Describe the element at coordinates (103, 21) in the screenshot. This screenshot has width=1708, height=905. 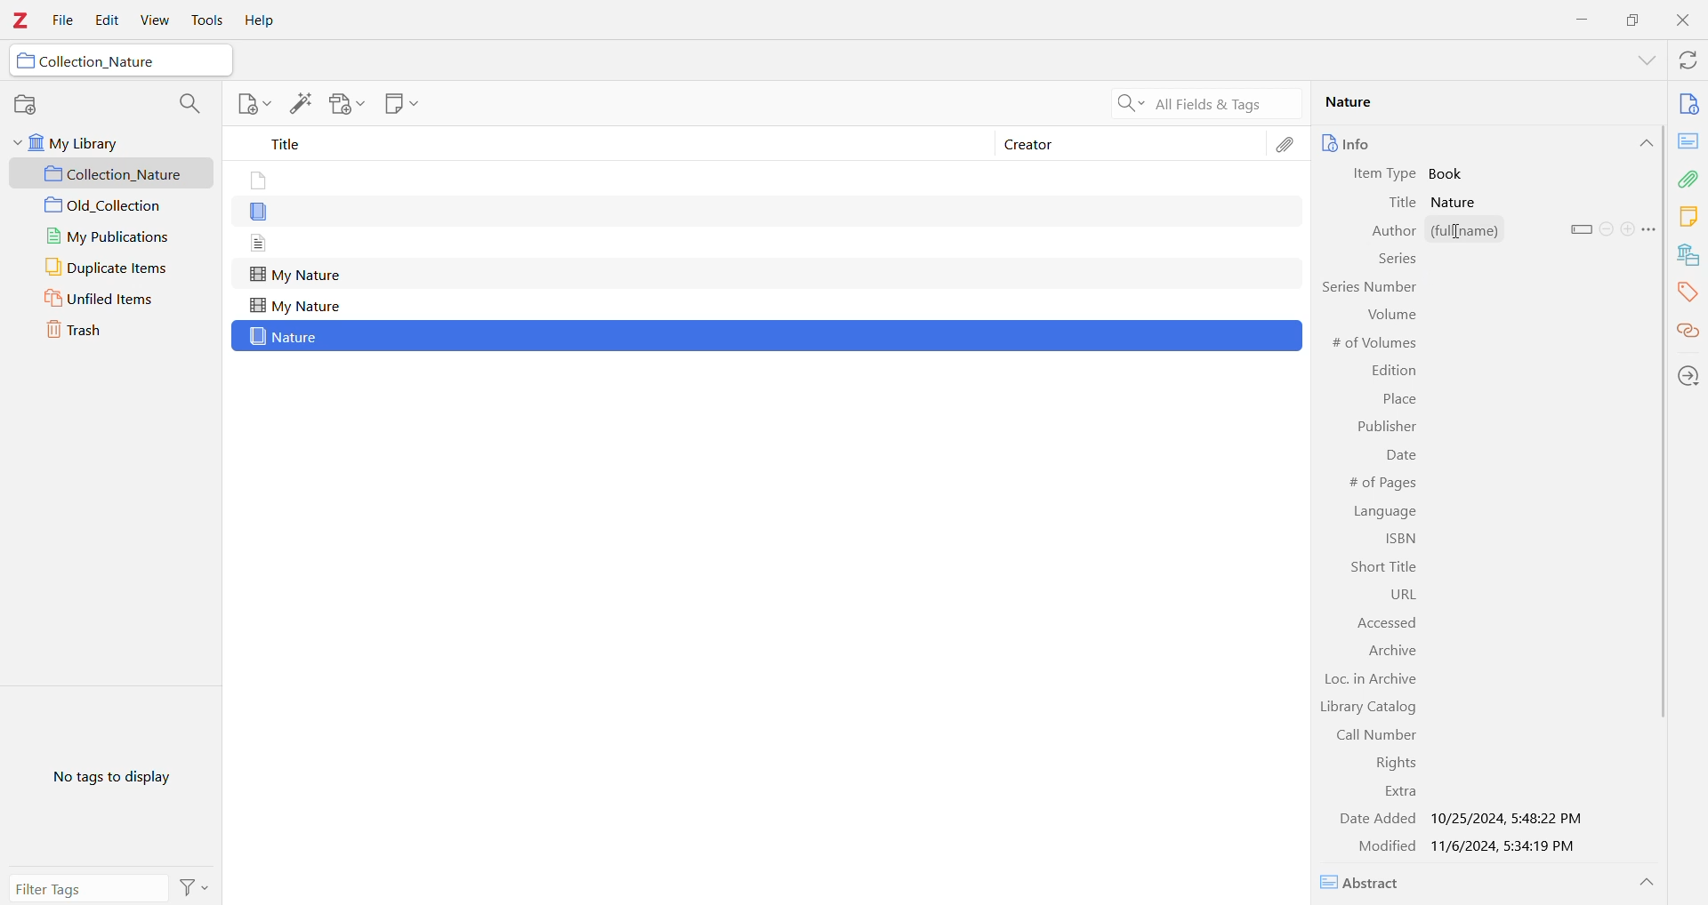
I see `Edit` at that location.